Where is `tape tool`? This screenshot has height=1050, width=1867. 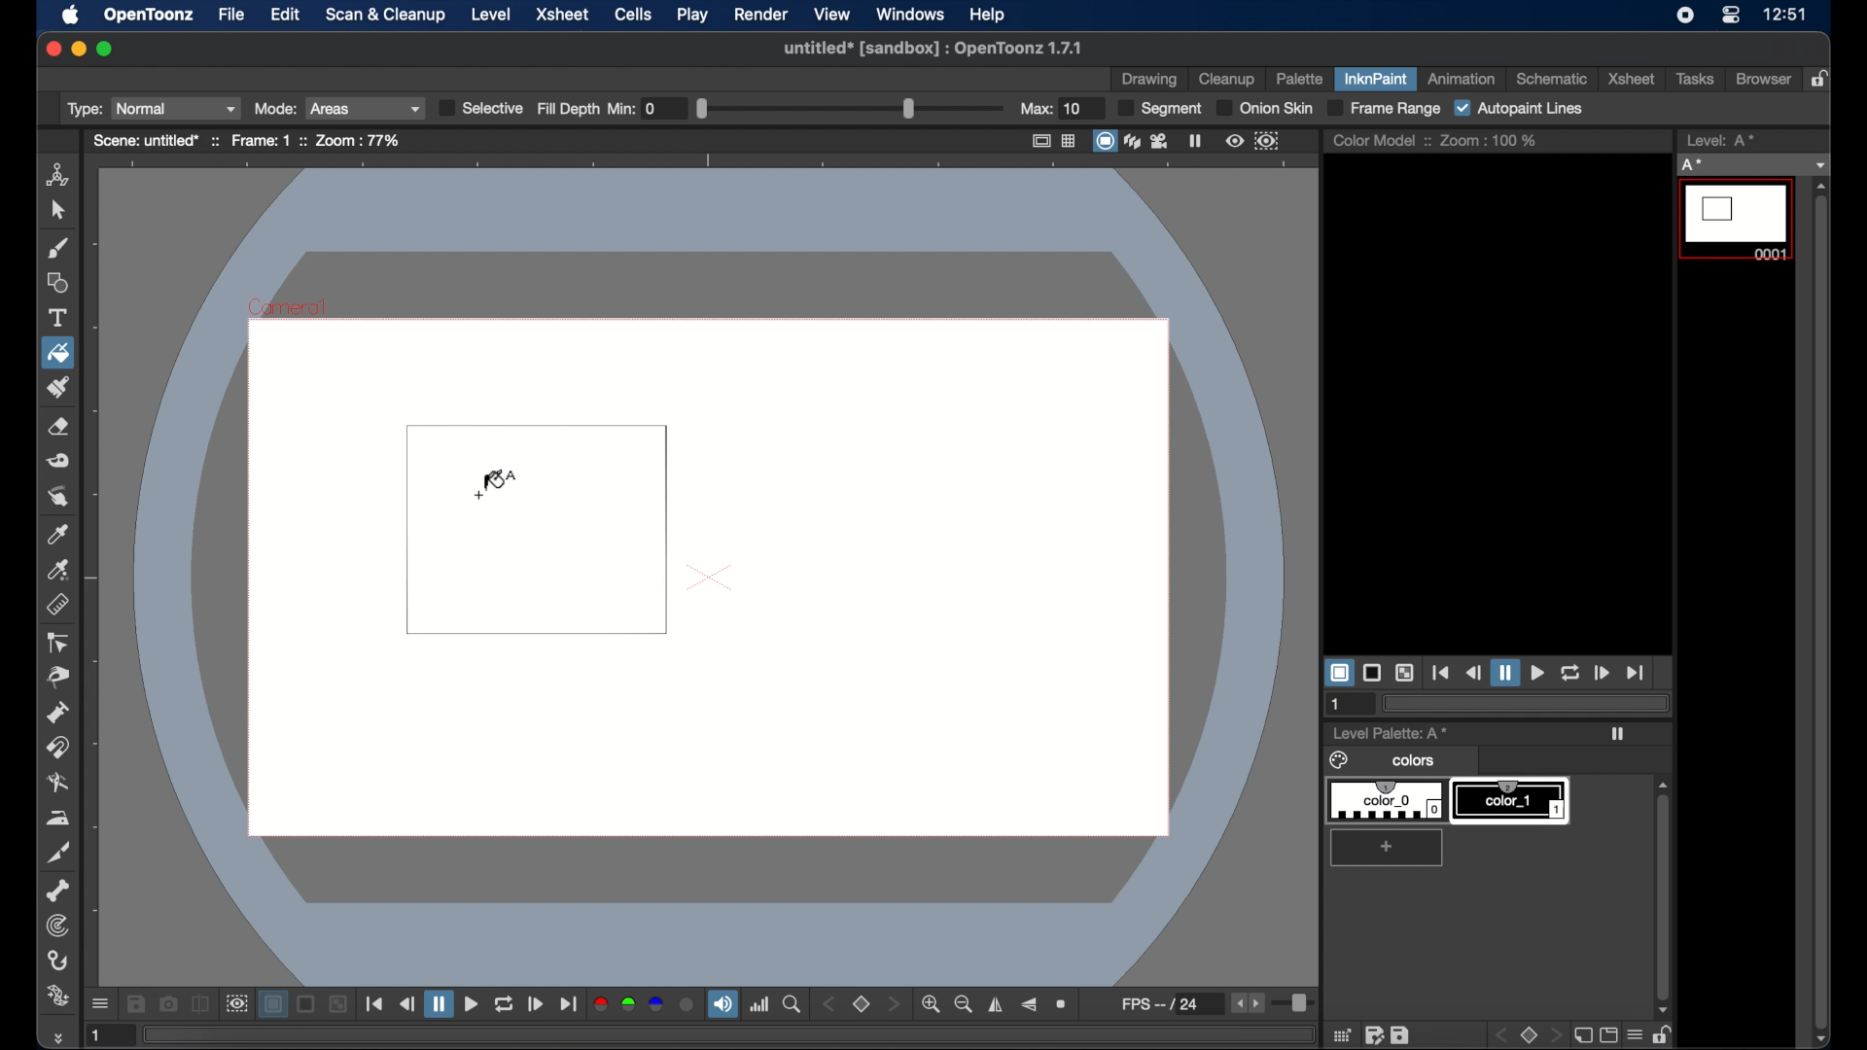 tape tool is located at coordinates (58, 461).